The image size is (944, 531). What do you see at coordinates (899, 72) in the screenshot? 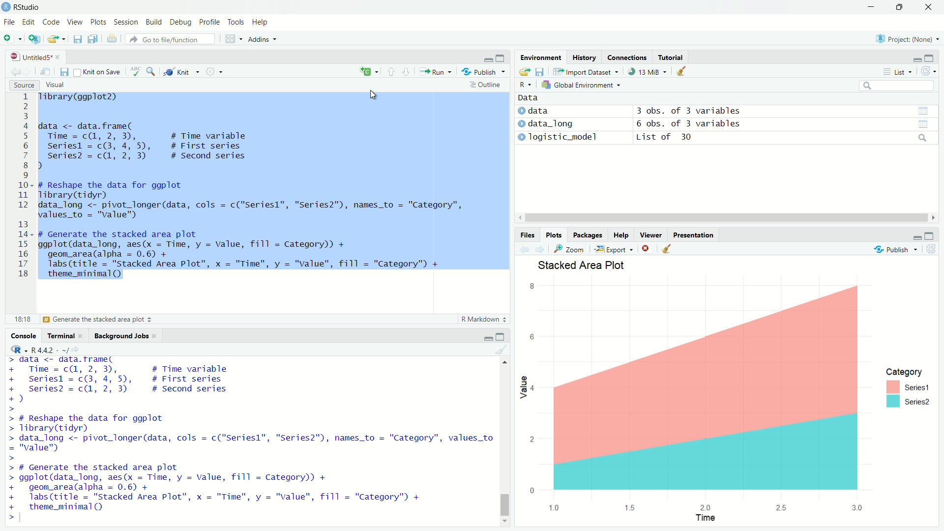
I see `List` at bounding box center [899, 72].